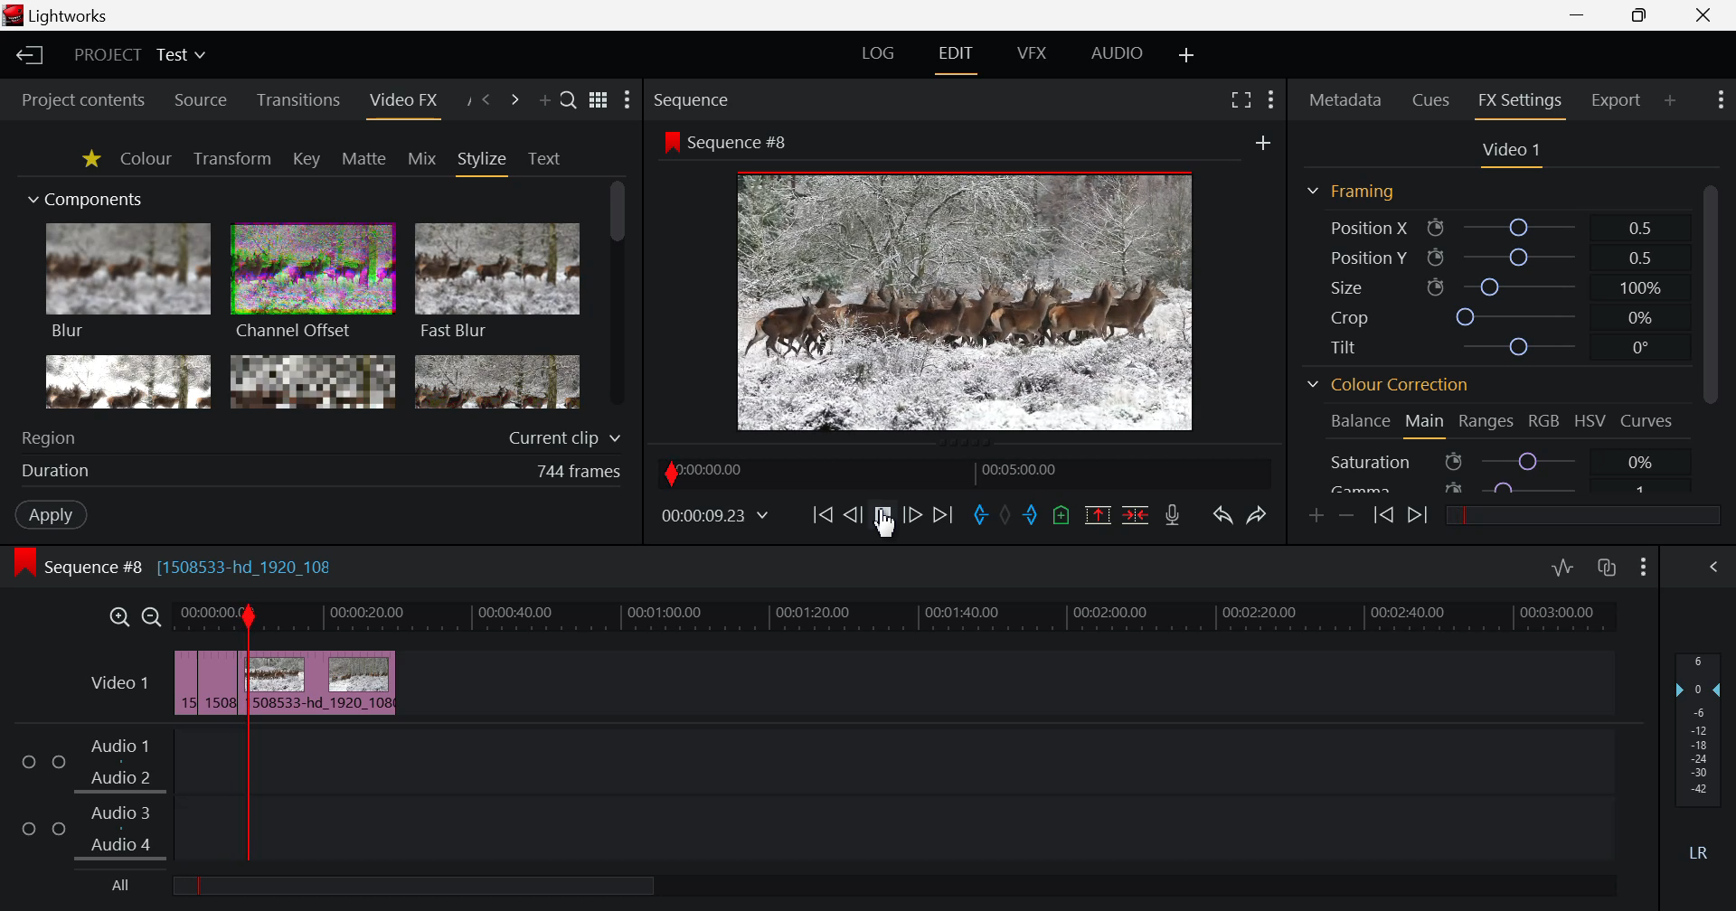 The width and height of the screenshot is (1736, 911). I want to click on Show Settings, so click(627, 100).